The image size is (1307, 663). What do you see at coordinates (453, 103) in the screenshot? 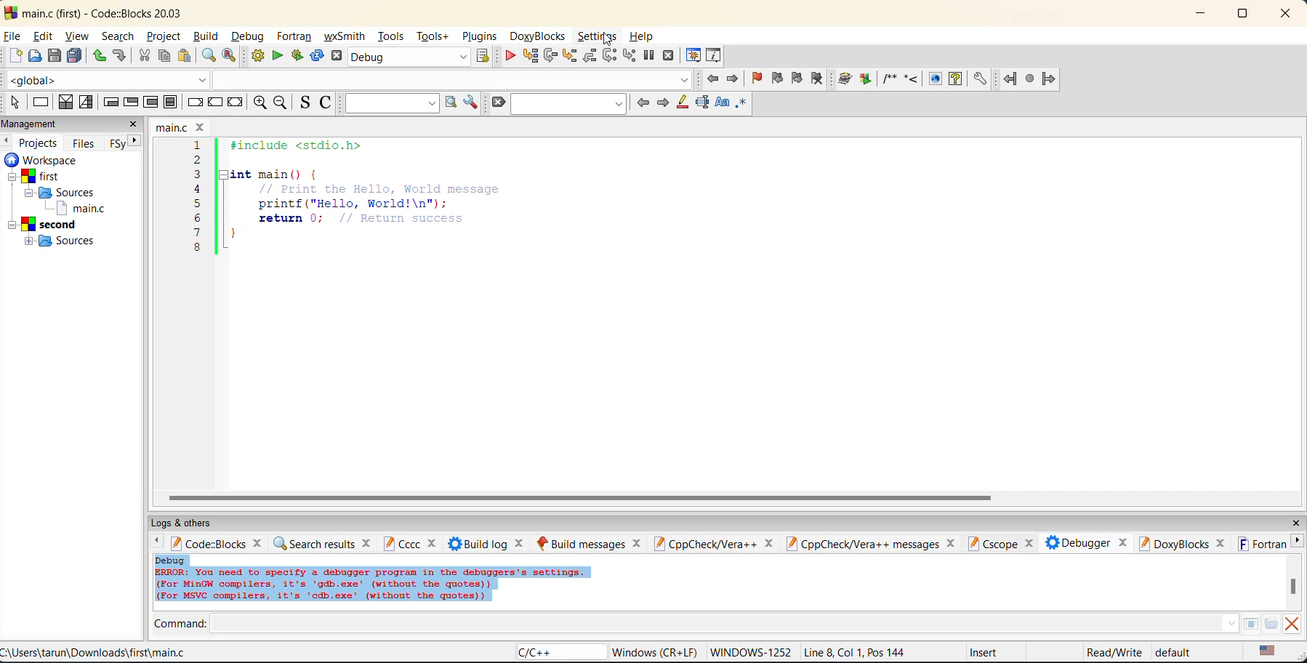
I see `run search` at bounding box center [453, 103].